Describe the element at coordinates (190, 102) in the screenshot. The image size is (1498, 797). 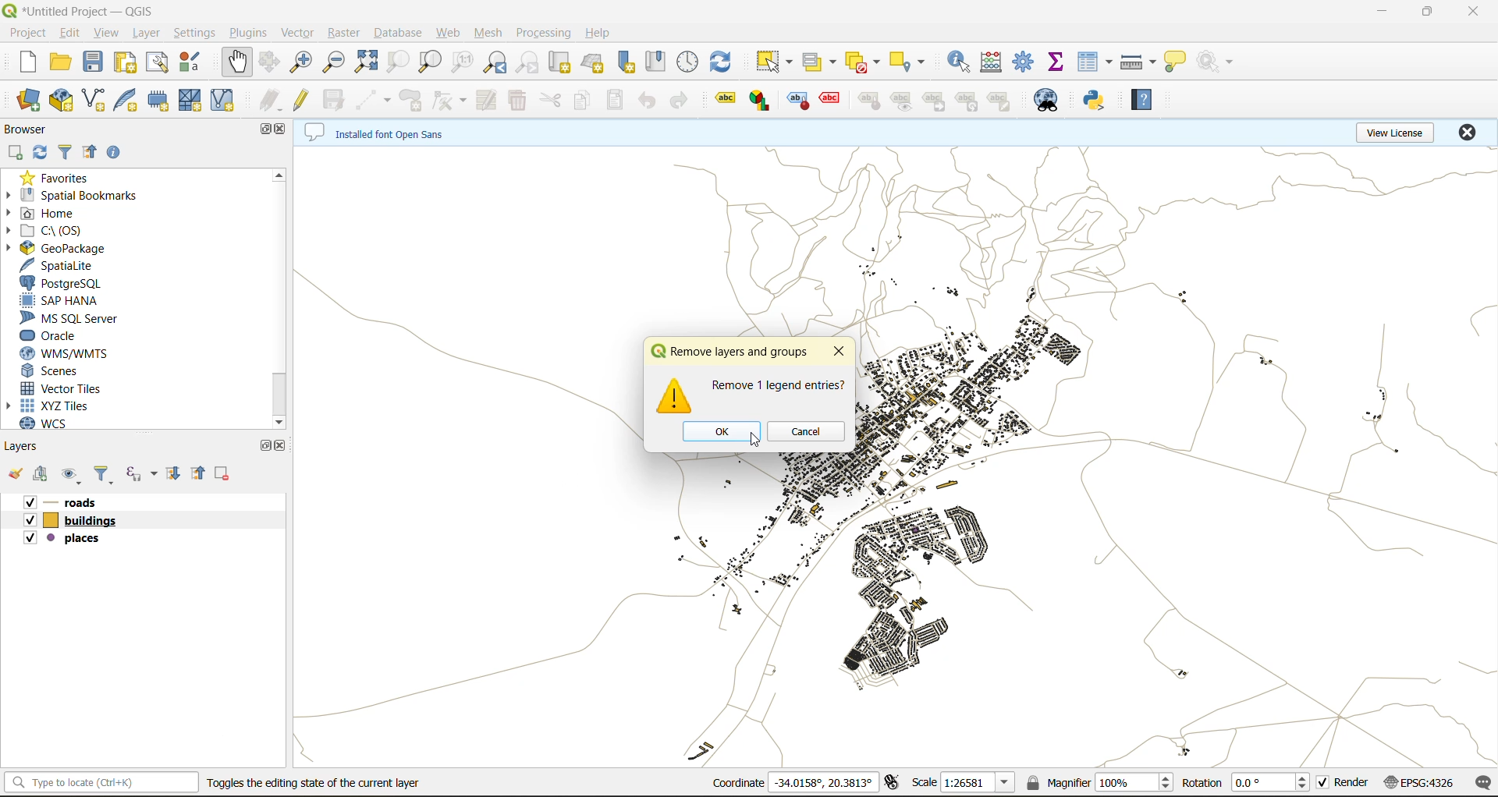
I see `mesh layer` at that location.